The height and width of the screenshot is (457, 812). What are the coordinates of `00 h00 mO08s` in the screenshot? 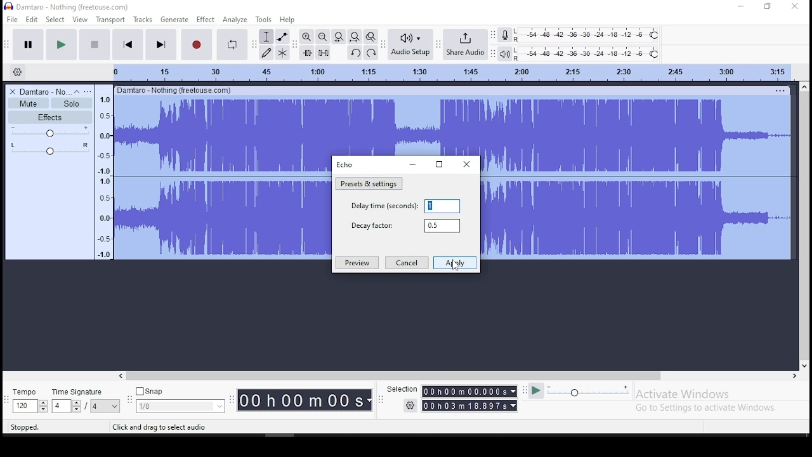 It's located at (300, 401).